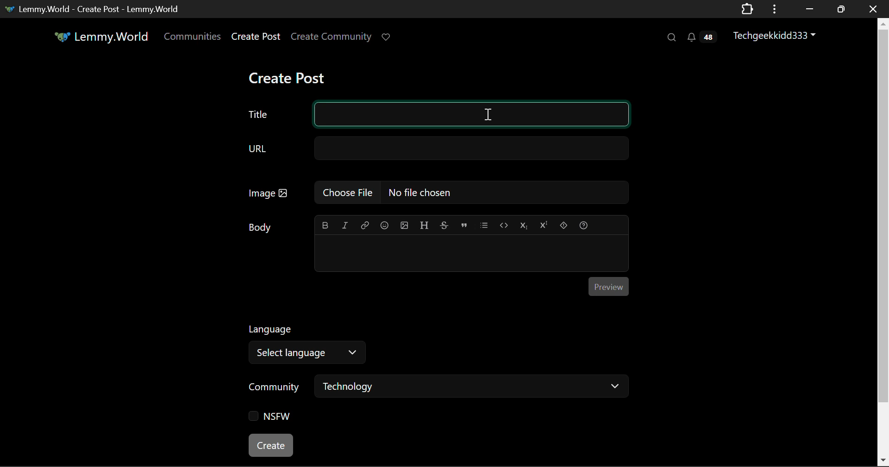  Describe the element at coordinates (345, 225) in the screenshot. I see `italic` at that location.